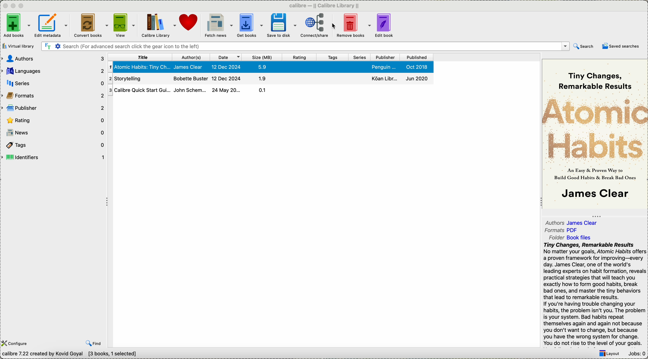 The width and height of the screenshot is (648, 359). What do you see at coordinates (90, 26) in the screenshot?
I see `convert books` at bounding box center [90, 26].